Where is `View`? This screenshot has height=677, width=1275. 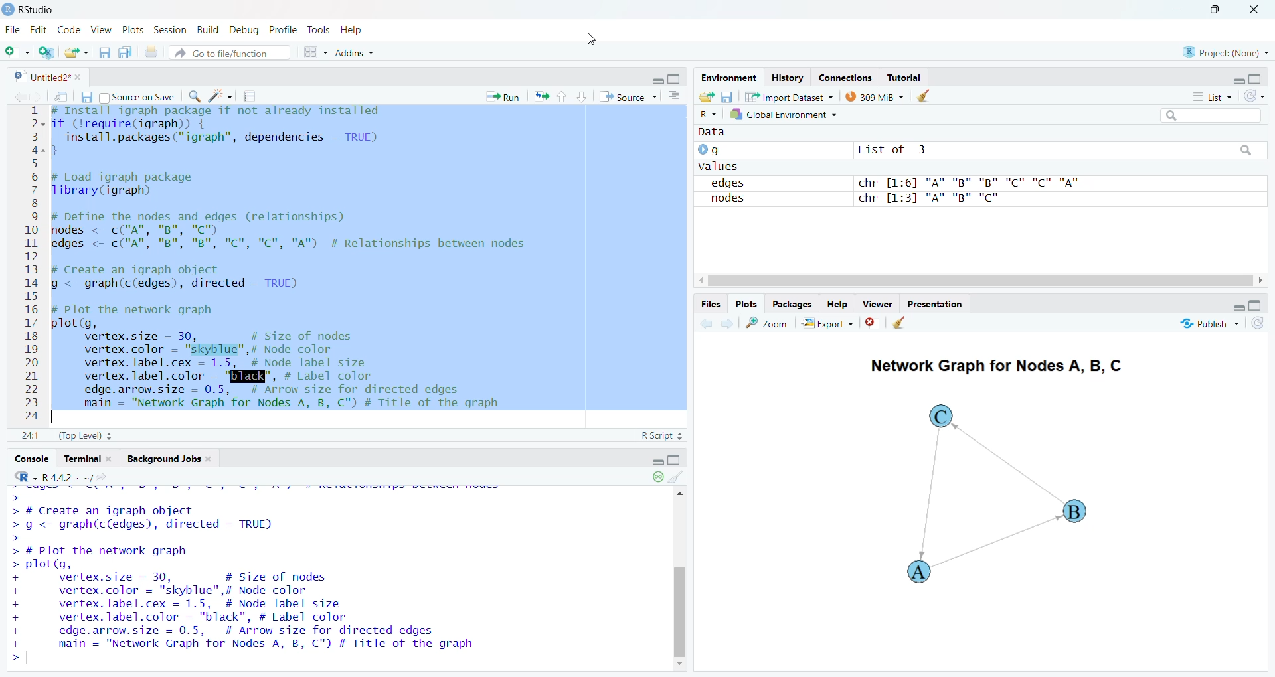
View is located at coordinates (102, 31).